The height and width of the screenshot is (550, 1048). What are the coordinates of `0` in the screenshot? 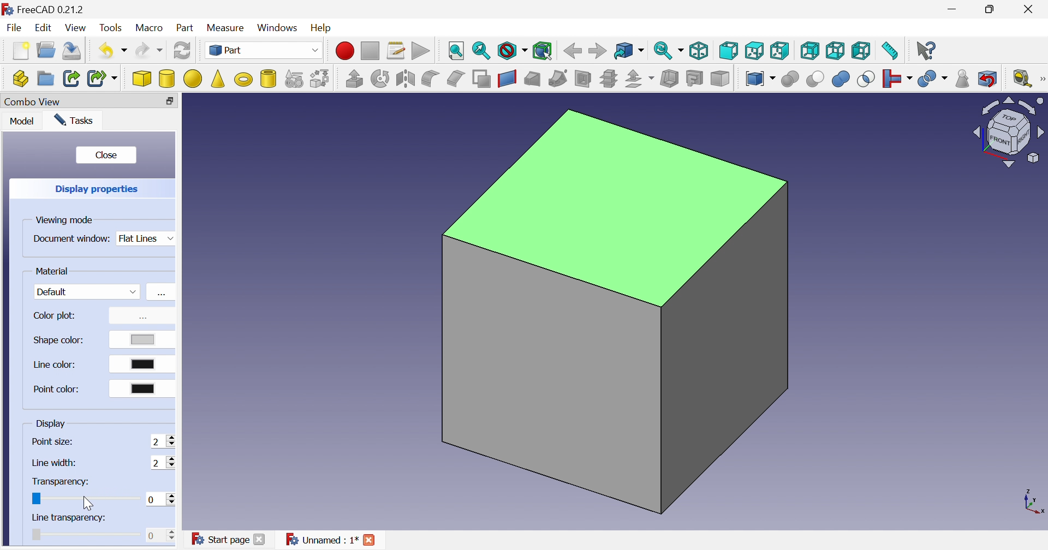 It's located at (160, 535).